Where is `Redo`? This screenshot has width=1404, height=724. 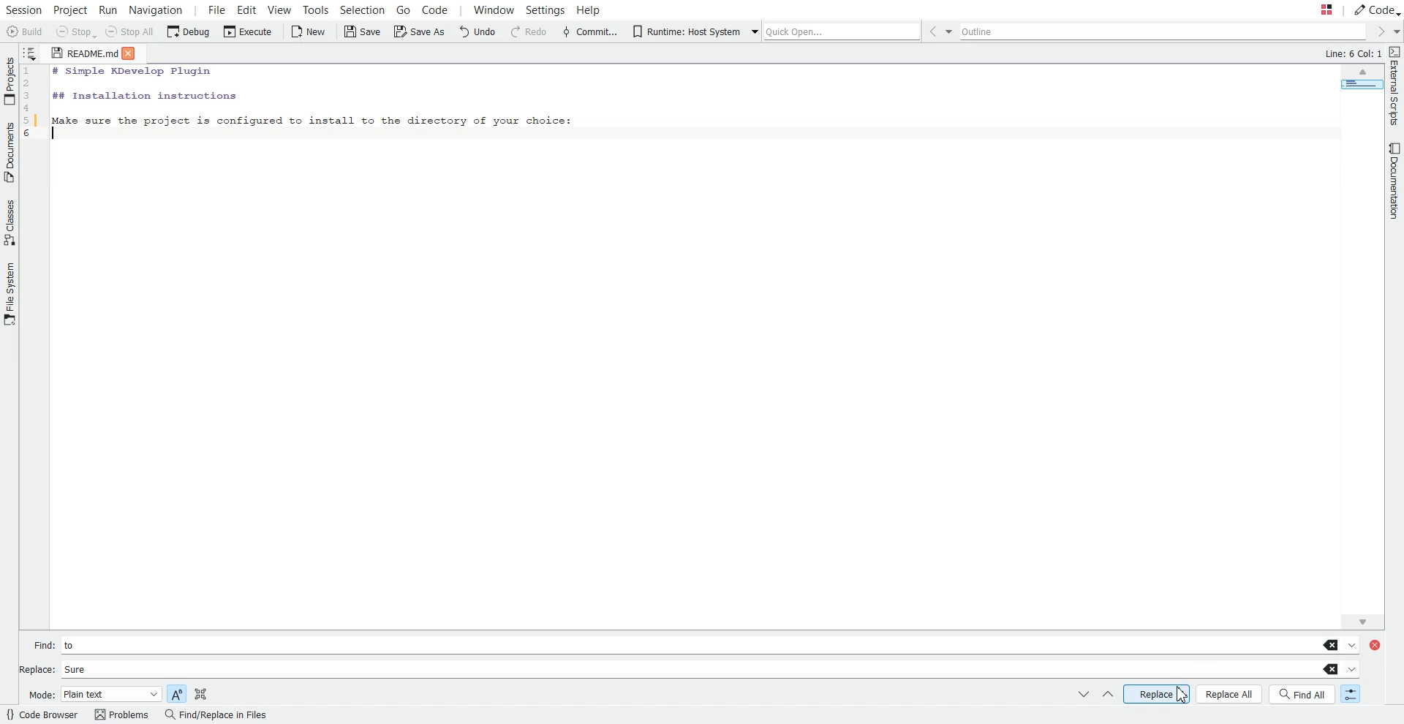
Redo is located at coordinates (529, 32).